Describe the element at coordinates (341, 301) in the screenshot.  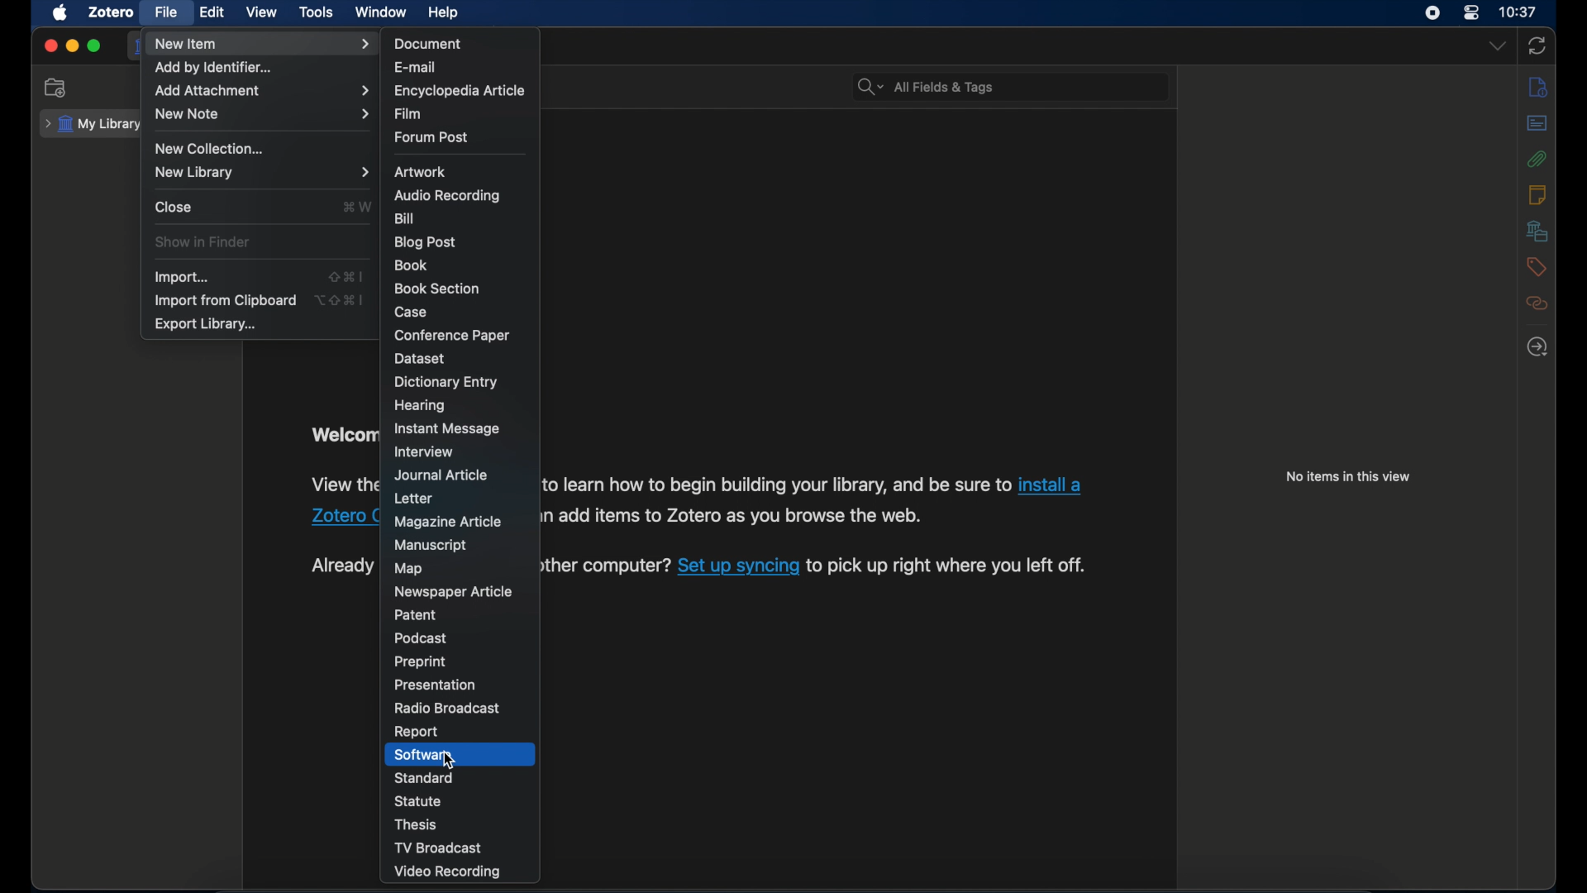
I see `shortcut` at that location.